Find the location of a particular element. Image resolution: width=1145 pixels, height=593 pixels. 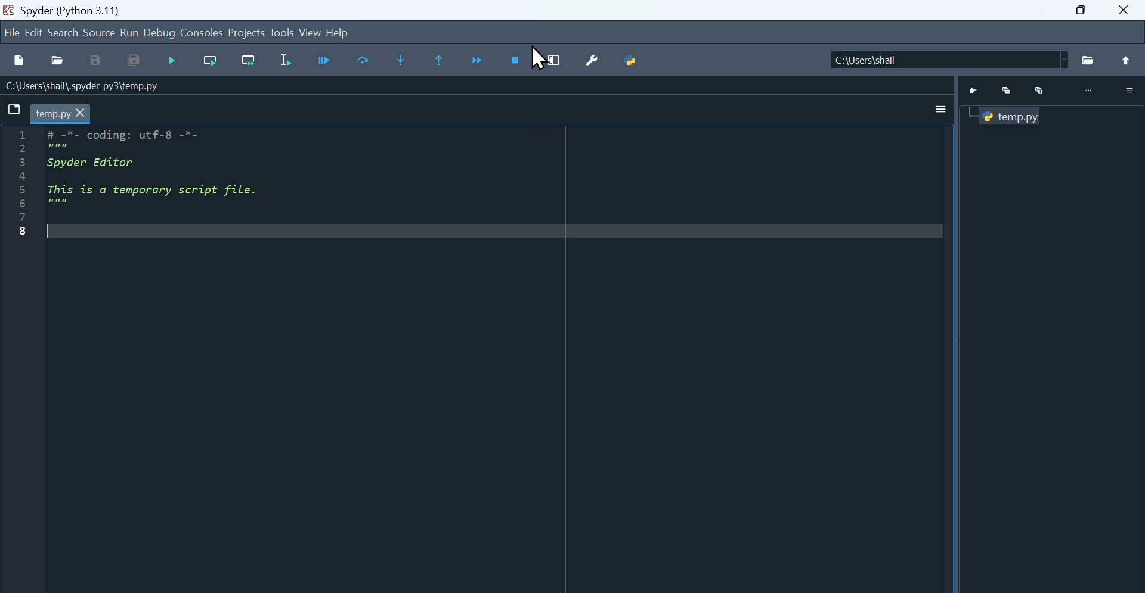

python path manager is located at coordinates (629, 63).